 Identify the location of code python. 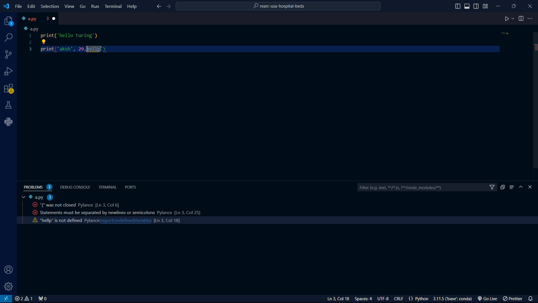
(265, 40).